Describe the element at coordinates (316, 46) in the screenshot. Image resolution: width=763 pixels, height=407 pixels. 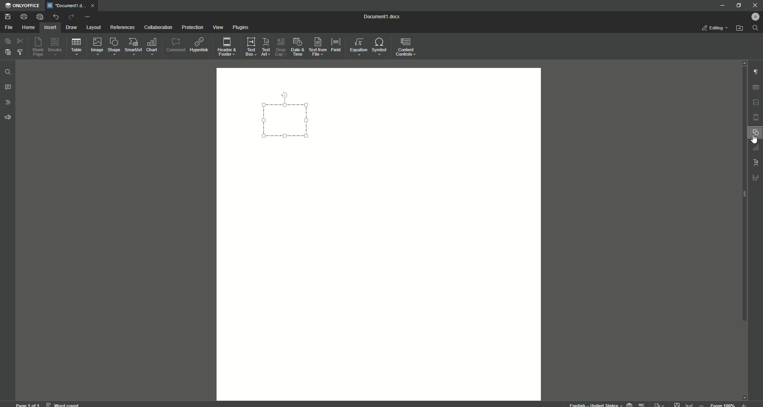
I see `Text From File` at that location.